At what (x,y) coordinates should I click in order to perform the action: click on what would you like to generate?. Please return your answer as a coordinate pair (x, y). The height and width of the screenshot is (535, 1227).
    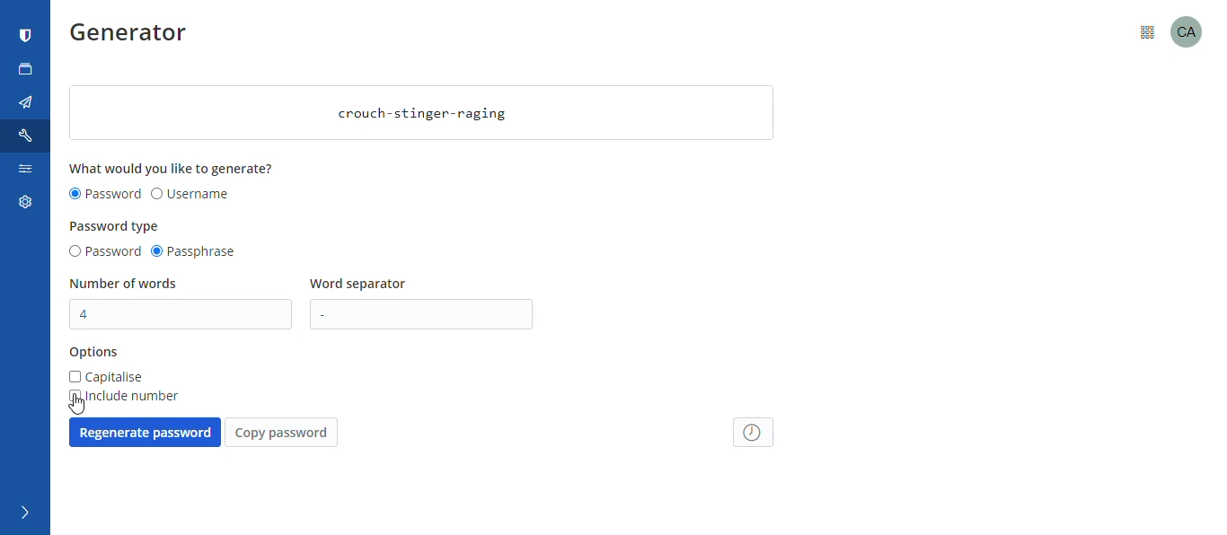
    Looking at the image, I should click on (173, 168).